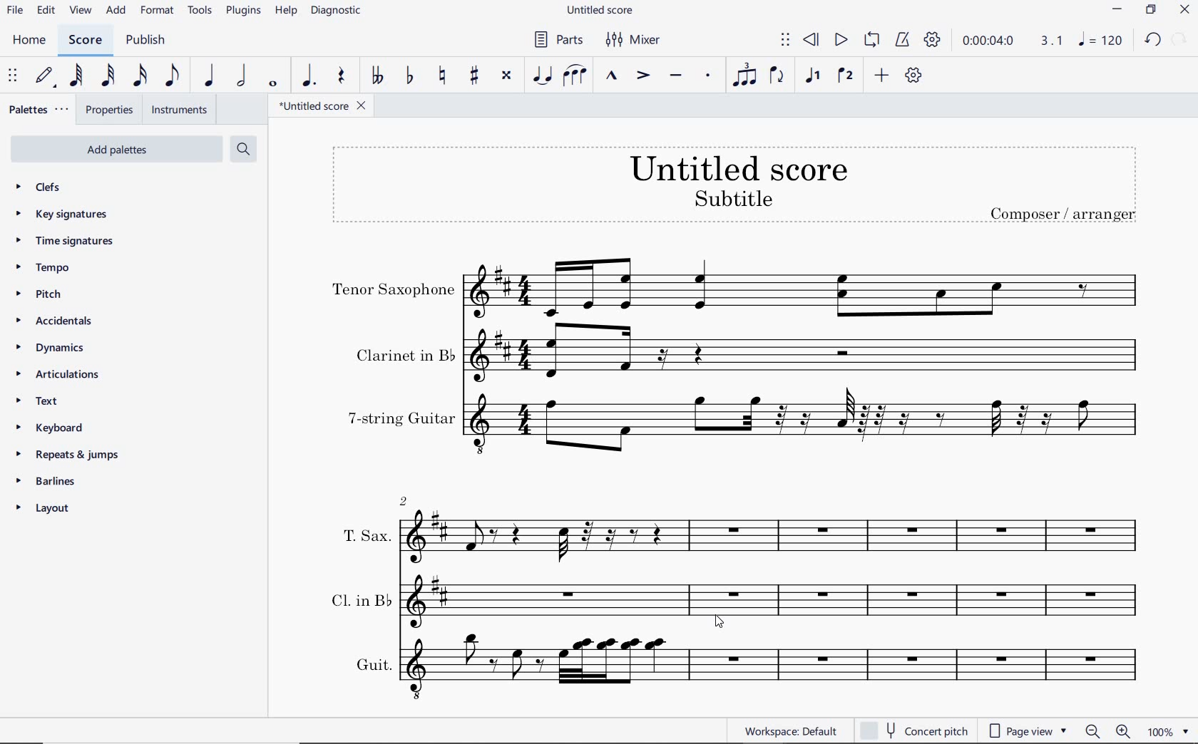  I want to click on VOICE 1, so click(814, 76).